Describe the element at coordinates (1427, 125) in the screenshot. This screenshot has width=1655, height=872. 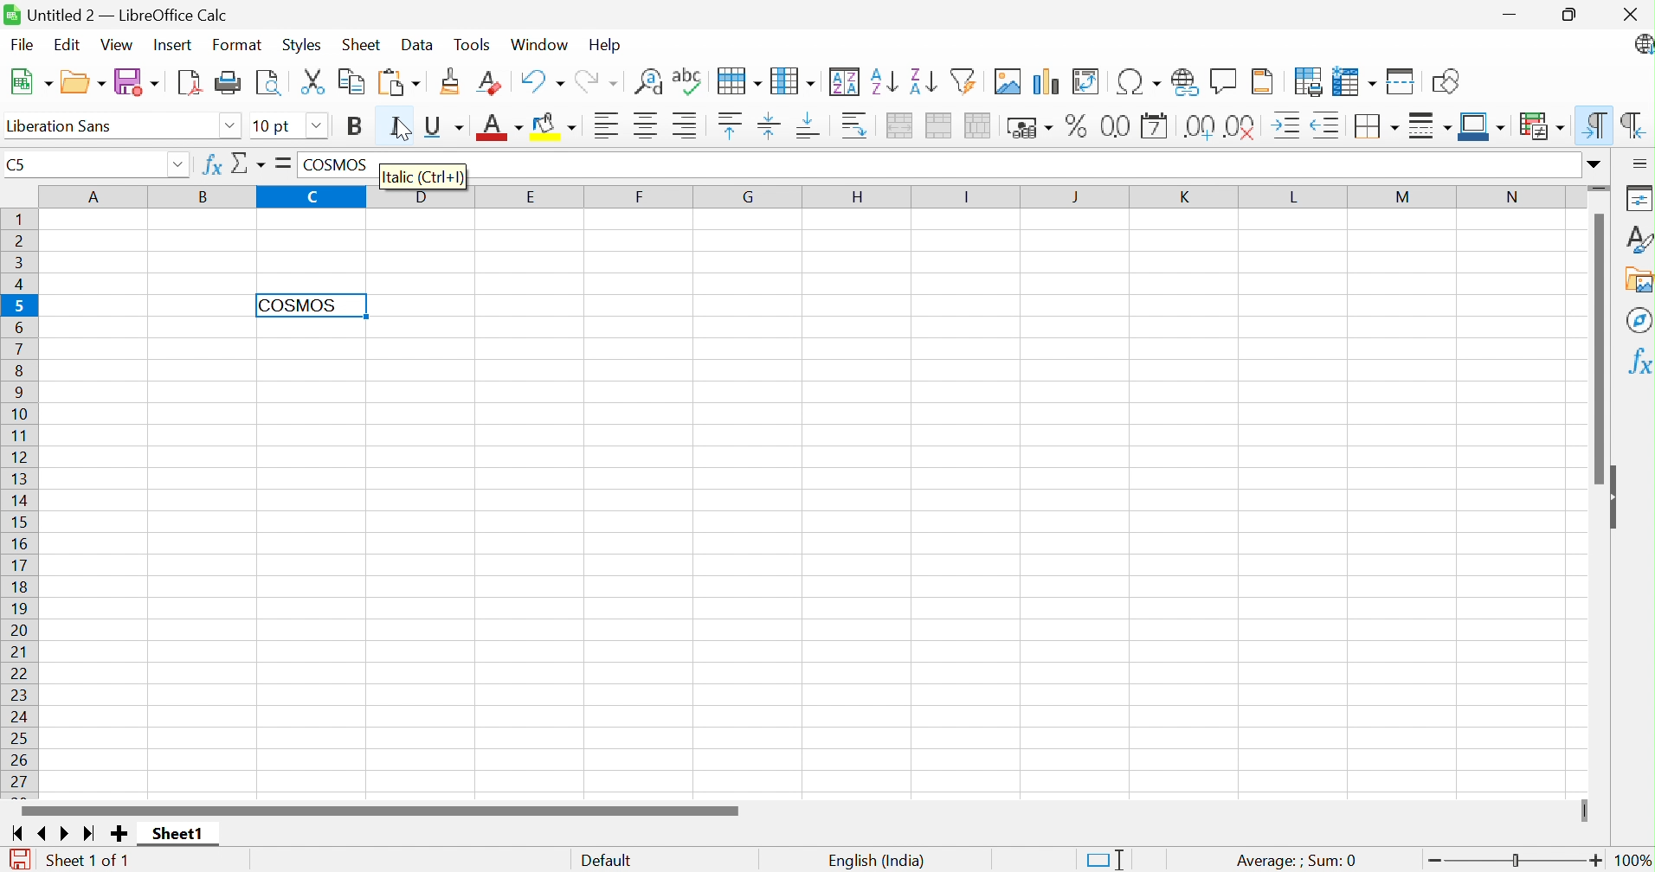
I see `Border style` at that location.